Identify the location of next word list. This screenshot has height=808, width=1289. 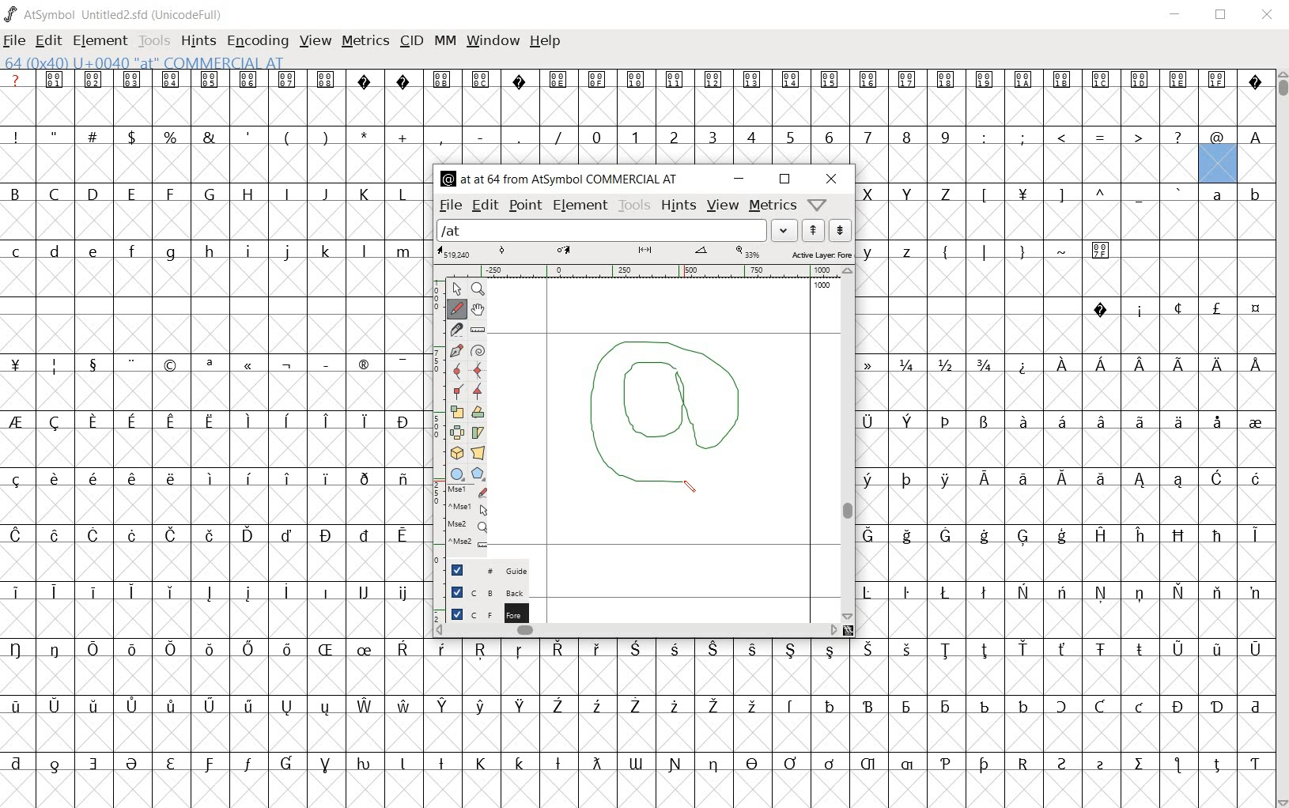
(841, 230).